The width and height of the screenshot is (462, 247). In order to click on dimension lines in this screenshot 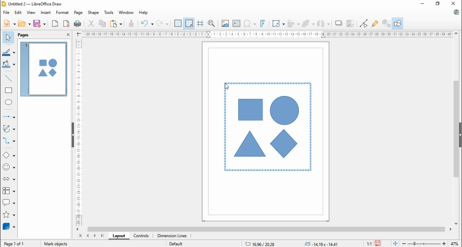, I will do `click(172, 236)`.